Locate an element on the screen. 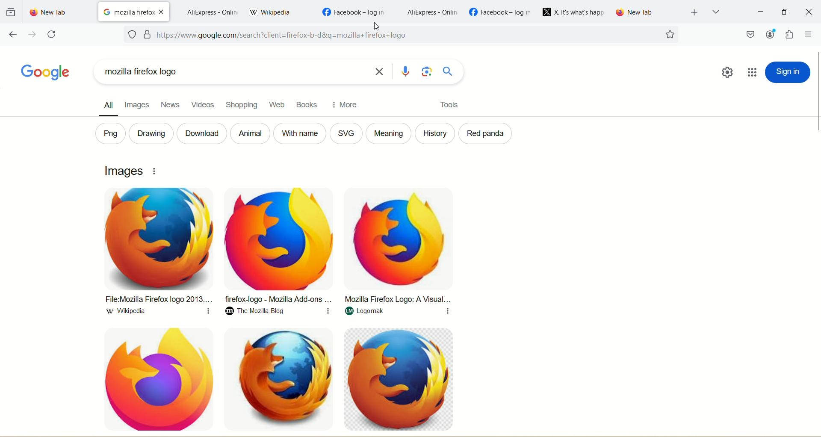 The height and width of the screenshot is (437, 821). facebook is located at coordinates (502, 11).